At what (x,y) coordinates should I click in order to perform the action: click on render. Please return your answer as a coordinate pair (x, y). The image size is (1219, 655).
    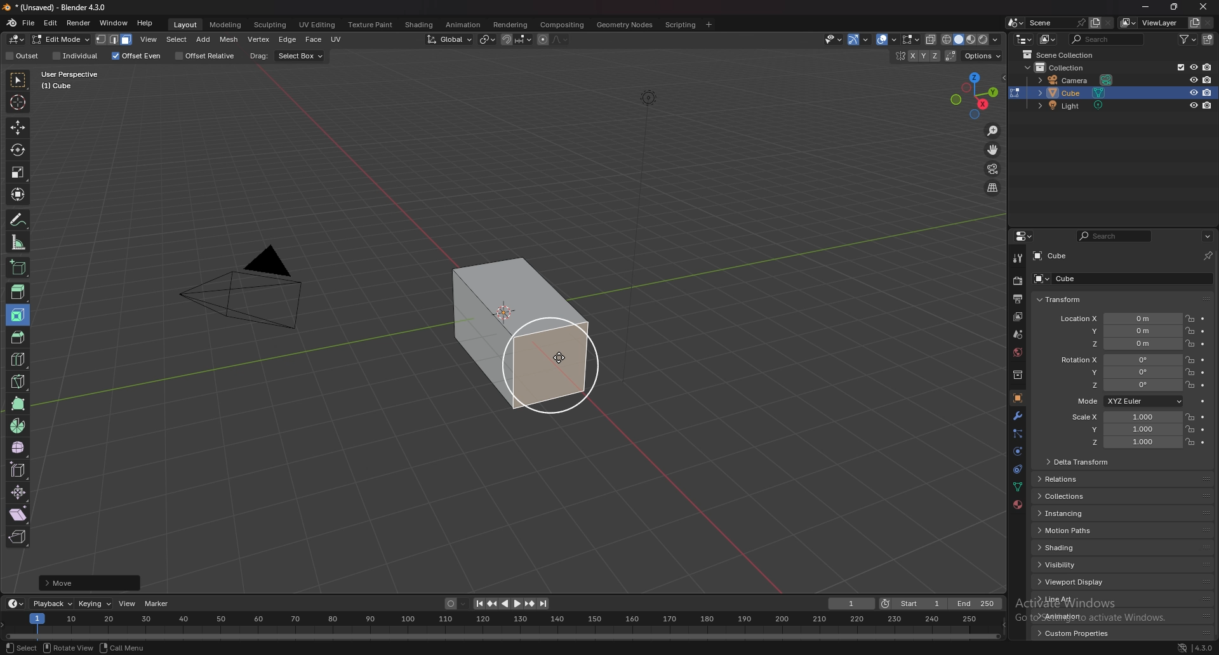
    Looking at the image, I should click on (79, 23).